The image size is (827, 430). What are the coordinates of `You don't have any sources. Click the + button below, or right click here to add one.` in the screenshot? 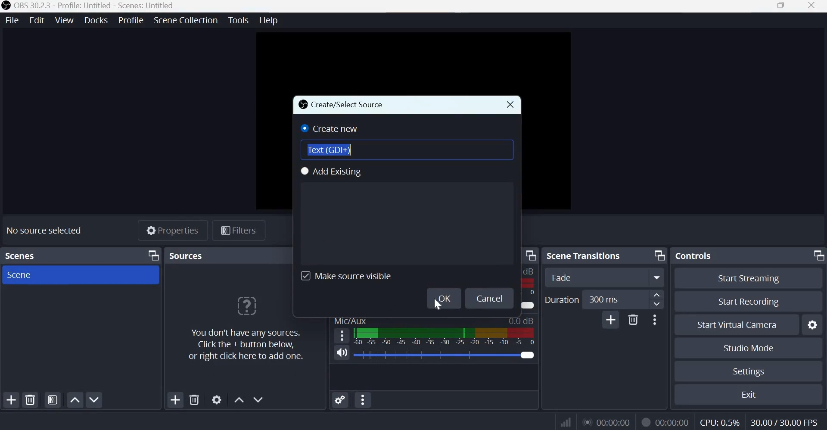 It's located at (246, 327).